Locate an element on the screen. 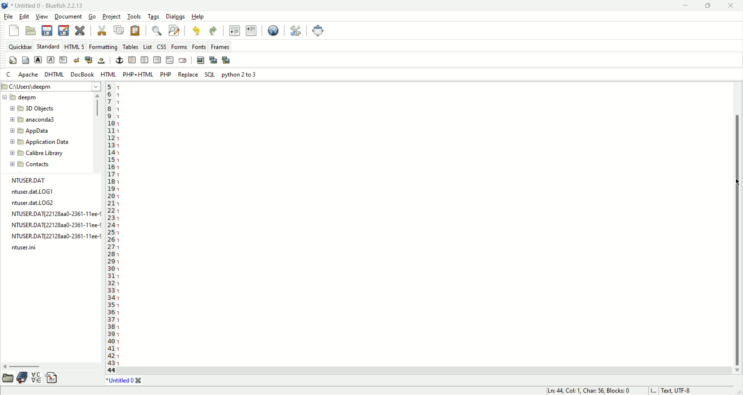  body is located at coordinates (26, 61).